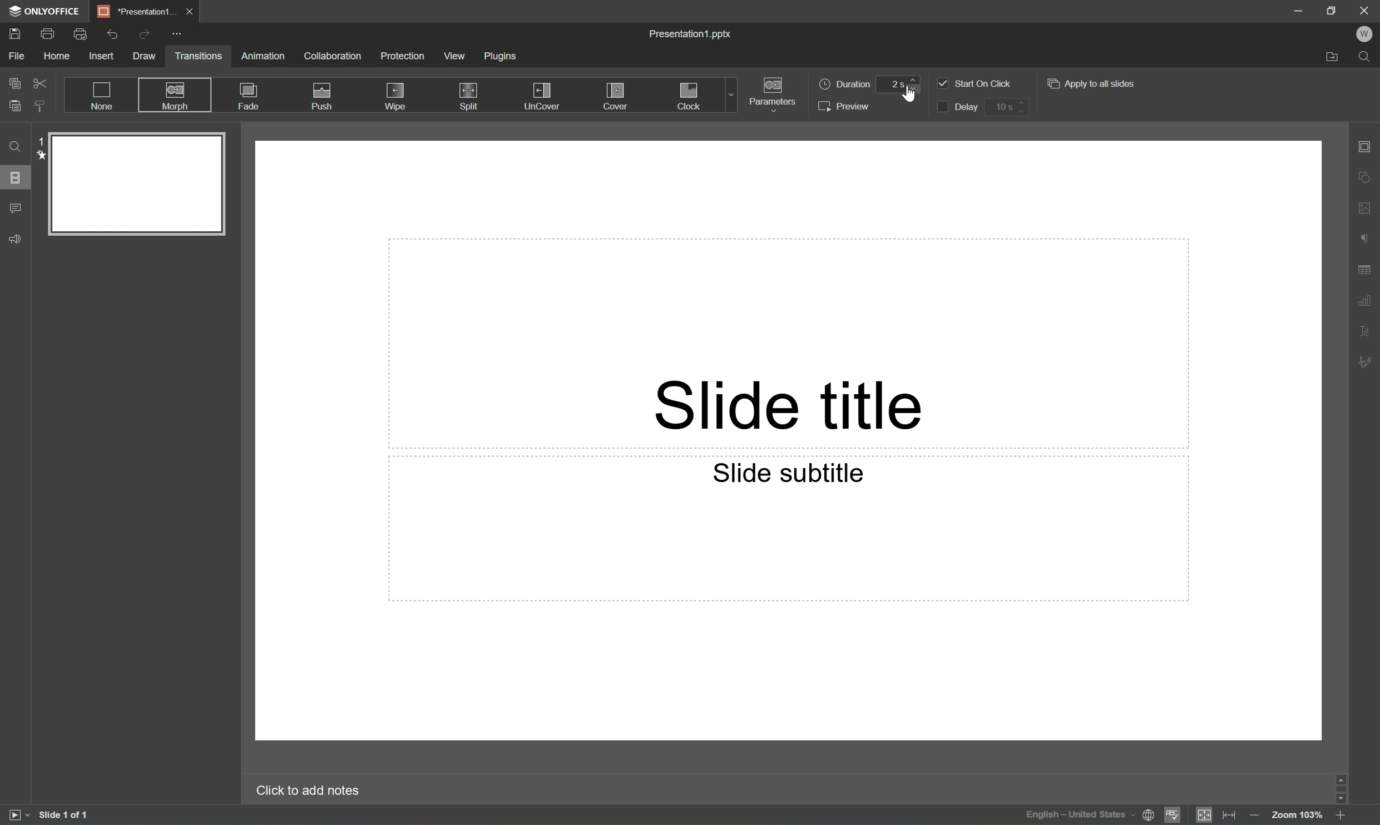 The width and height of the screenshot is (1380, 825). I want to click on Draw, so click(146, 56).